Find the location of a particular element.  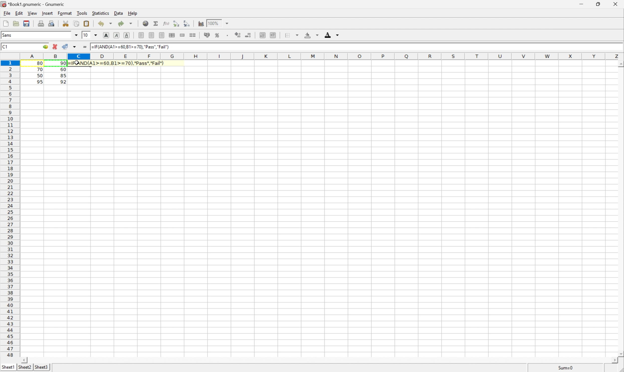

90 is located at coordinates (63, 63).